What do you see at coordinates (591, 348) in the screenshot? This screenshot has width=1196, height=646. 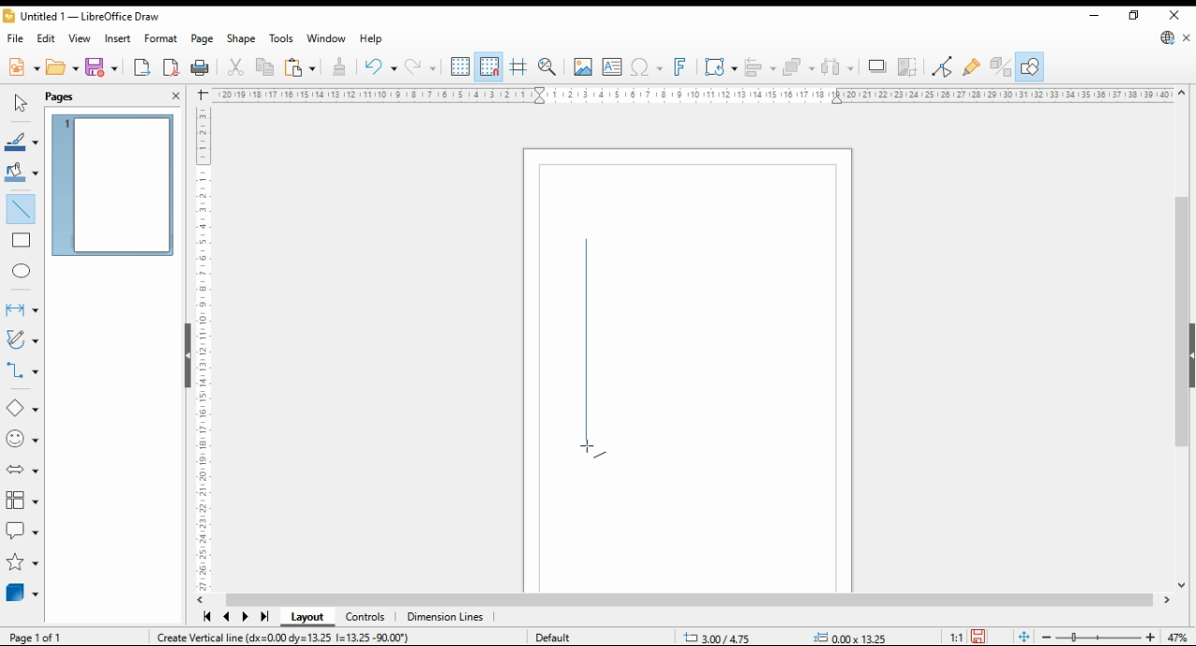 I see `new shape - line` at bounding box center [591, 348].